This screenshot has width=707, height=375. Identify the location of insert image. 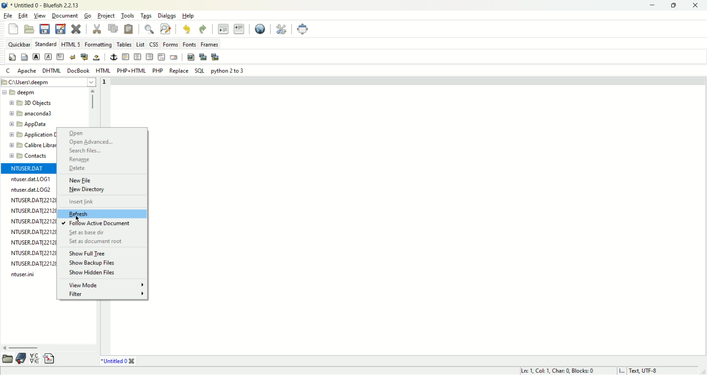
(191, 58).